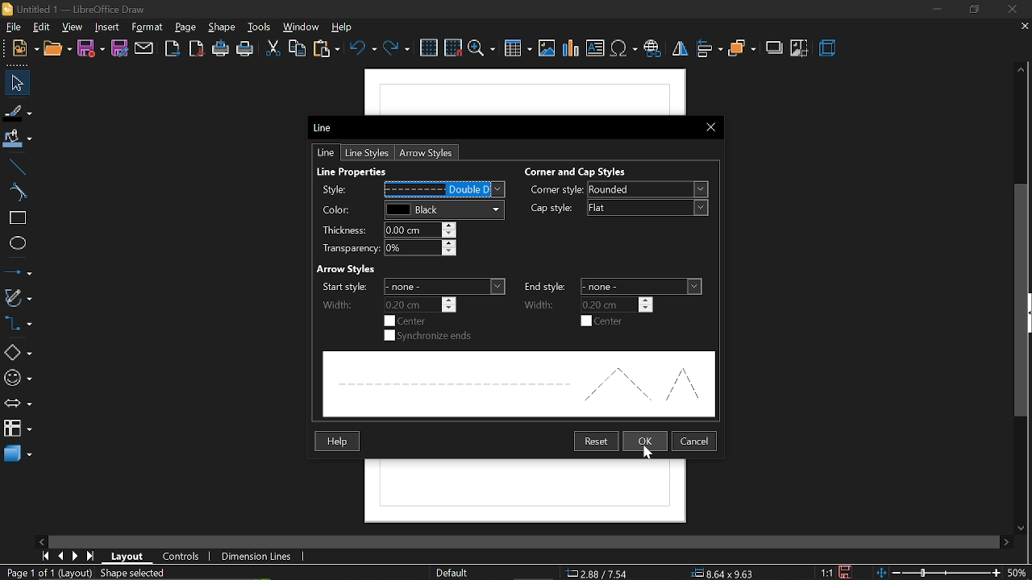 The width and height of the screenshot is (1032, 580). Describe the element at coordinates (695, 441) in the screenshot. I see `cancel` at that location.